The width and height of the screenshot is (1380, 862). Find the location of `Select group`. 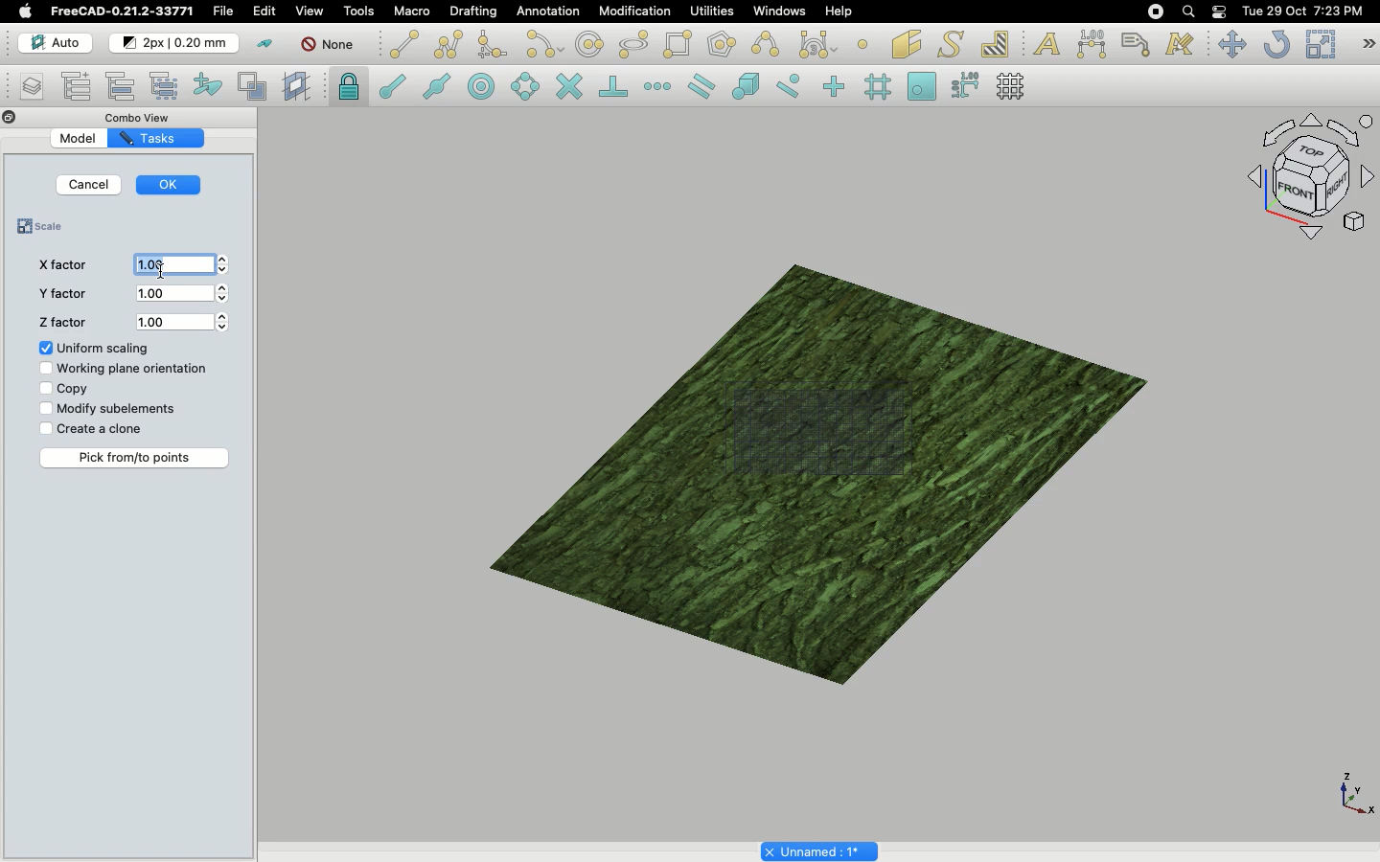

Select group is located at coordinates (167, 85).